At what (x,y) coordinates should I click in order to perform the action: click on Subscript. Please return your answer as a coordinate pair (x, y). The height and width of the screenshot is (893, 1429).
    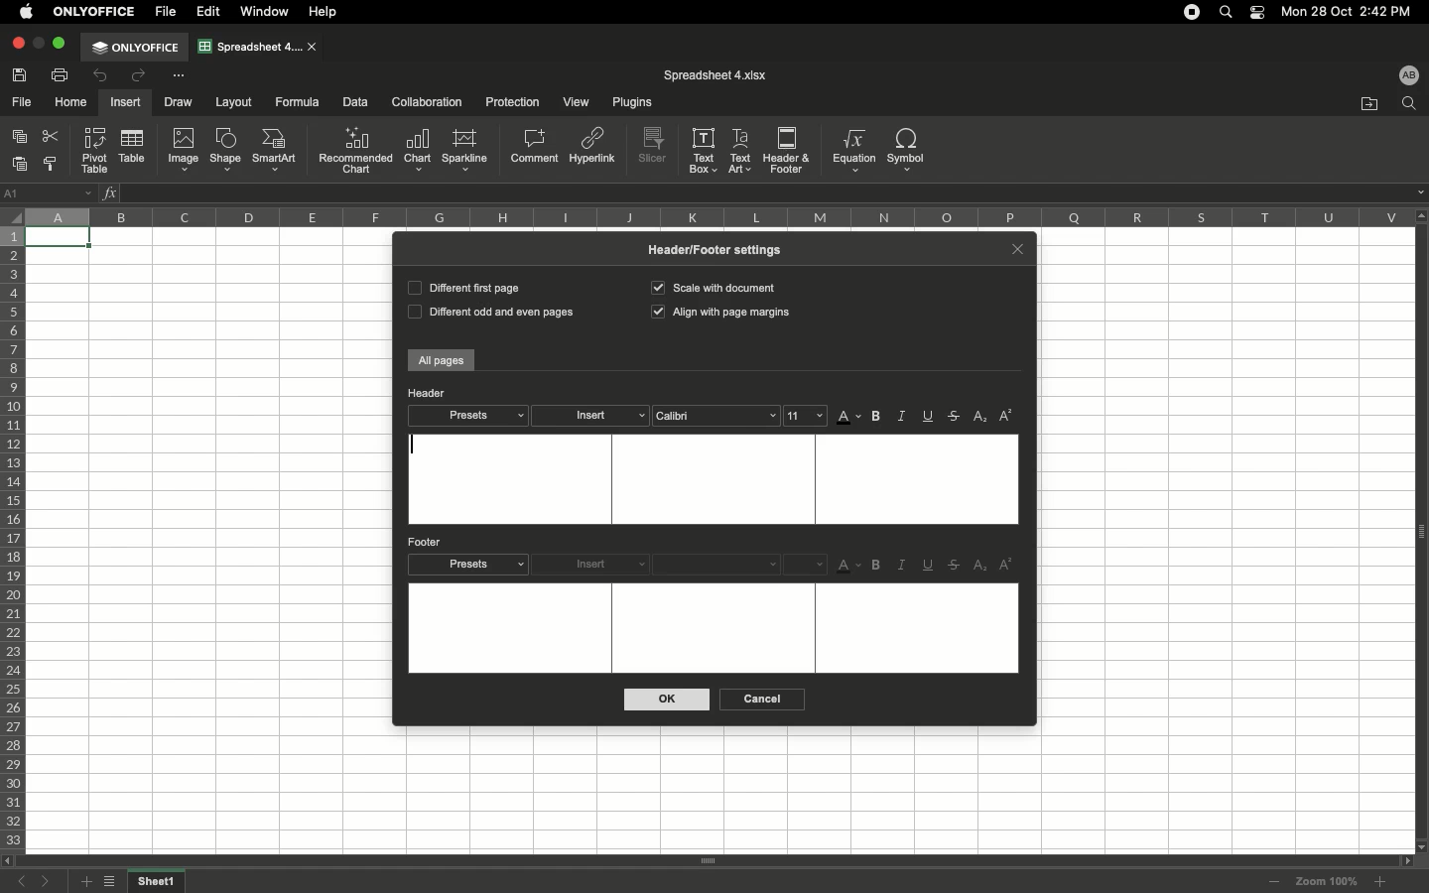
    Looking at the image, I should click on (981, 566).